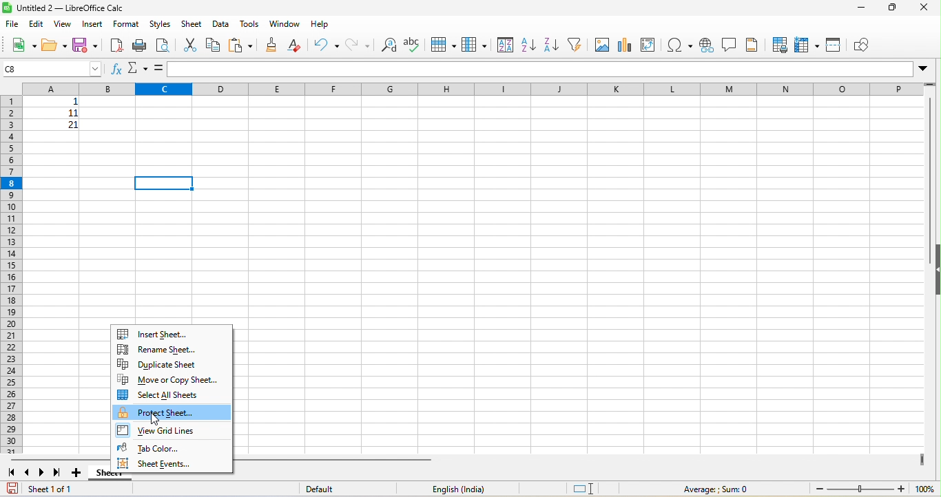 The height and width of the screenshot is (497, 941). Describe the element at coordinates (163, 45) in the screenshot. I see `print preview` at that location.